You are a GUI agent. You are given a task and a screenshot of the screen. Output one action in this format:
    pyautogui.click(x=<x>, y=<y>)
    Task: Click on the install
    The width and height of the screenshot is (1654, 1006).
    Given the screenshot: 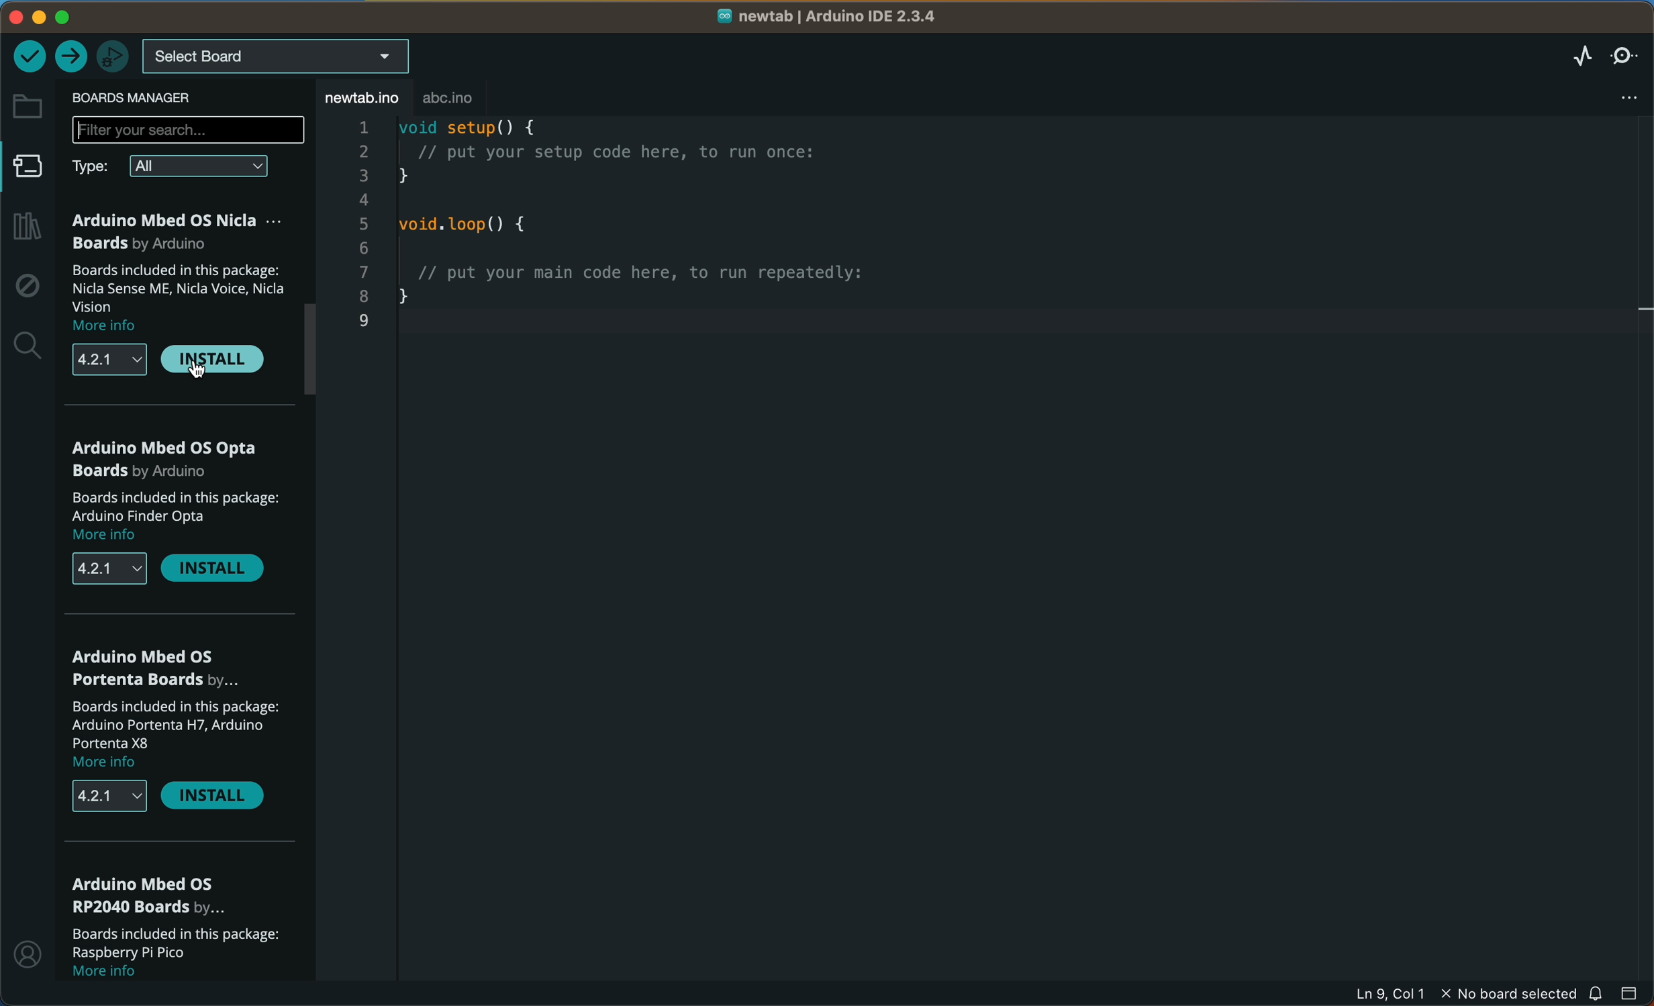 What is the action you would take?
    pyautogui.click(x=209, y=572)
    